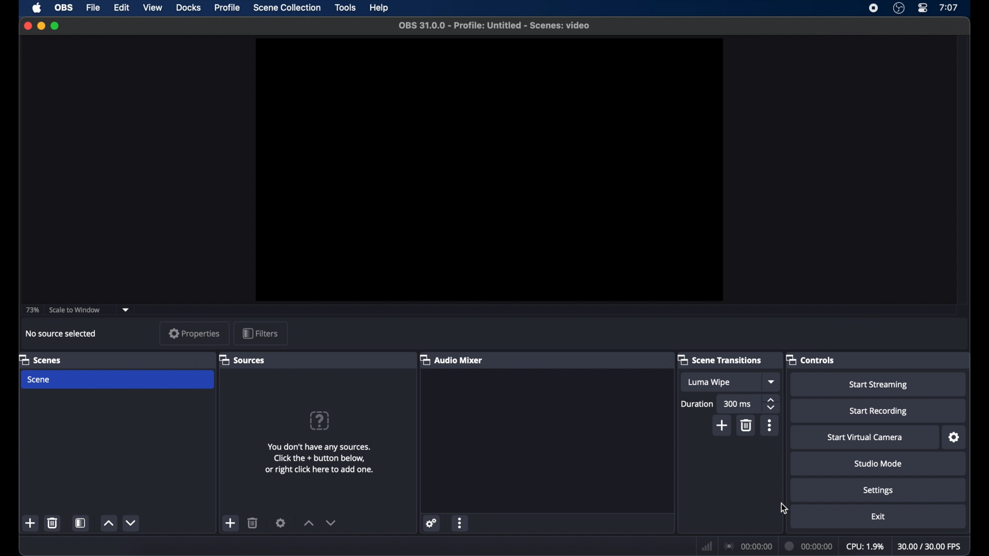 The height and width of the screenshot is (556, 989). Describe the element at coordinates (281, 523) in the screenshot. I see `settings` at that location.